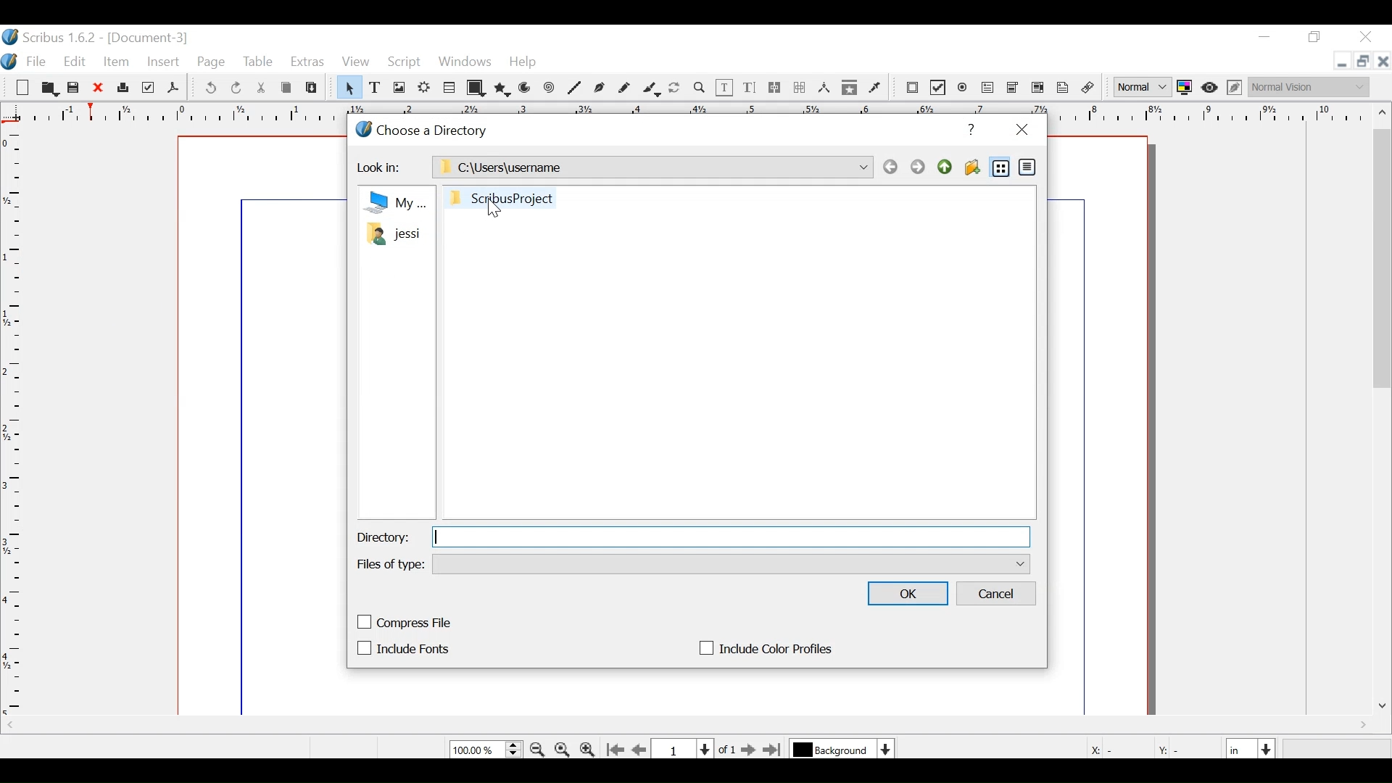  What do you see at coordinates (503, 197) in the screenshot?
I see `Folder` at bounding box center [503, 197].